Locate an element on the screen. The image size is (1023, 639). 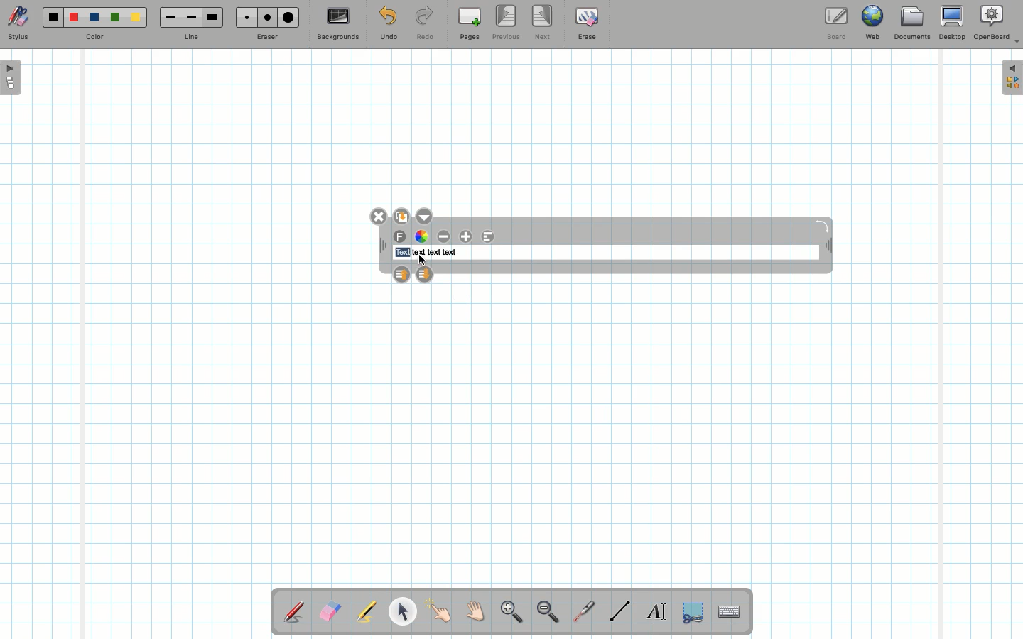
text is located at coordinates (401, 253).